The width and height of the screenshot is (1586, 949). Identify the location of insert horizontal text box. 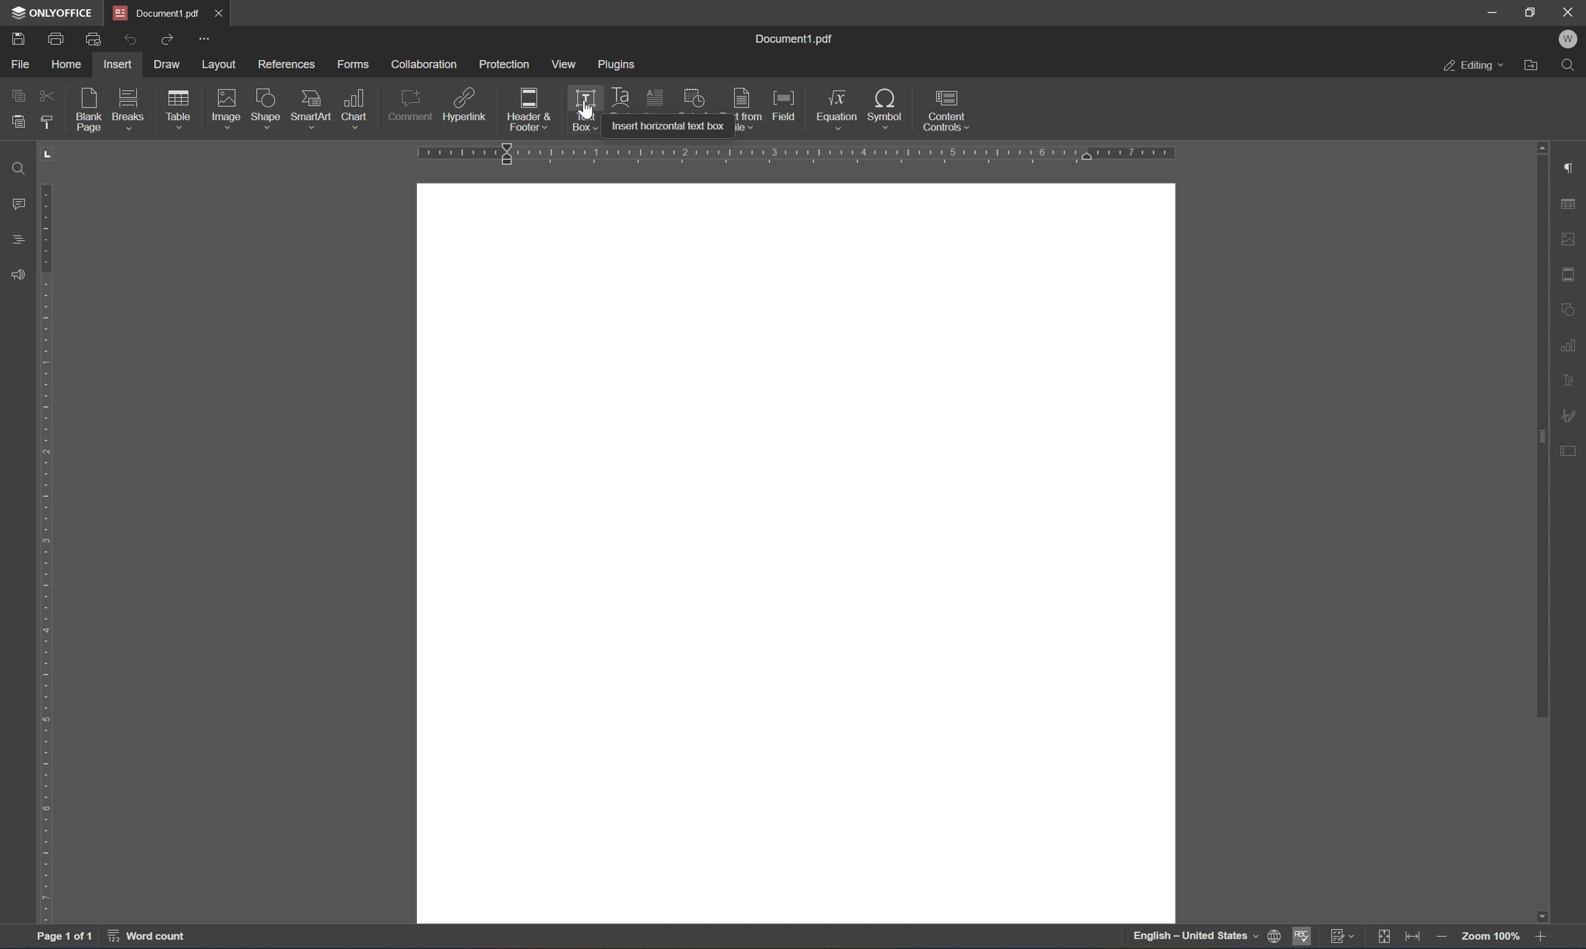
(667, 125).